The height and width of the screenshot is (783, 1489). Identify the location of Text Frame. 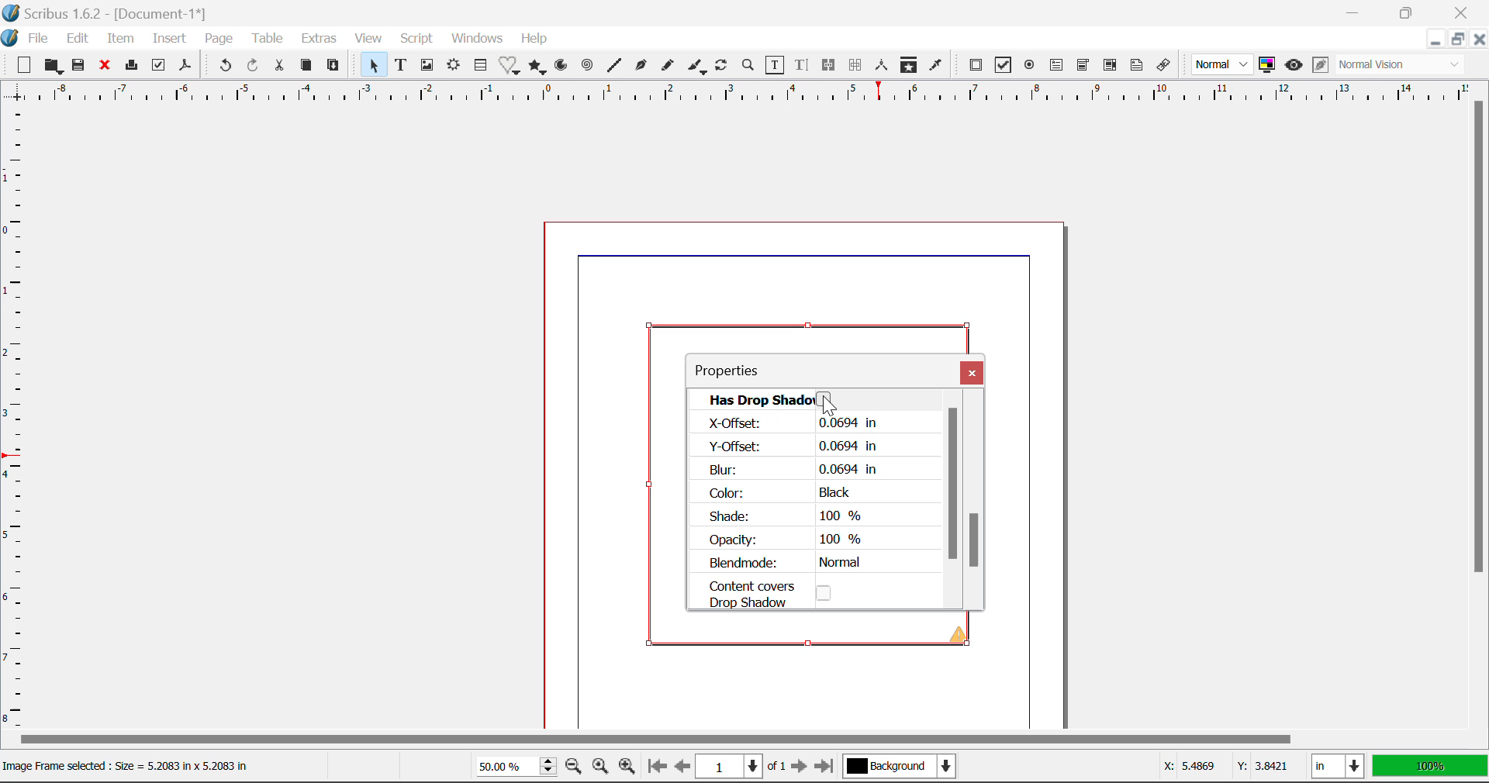
(402, 66).